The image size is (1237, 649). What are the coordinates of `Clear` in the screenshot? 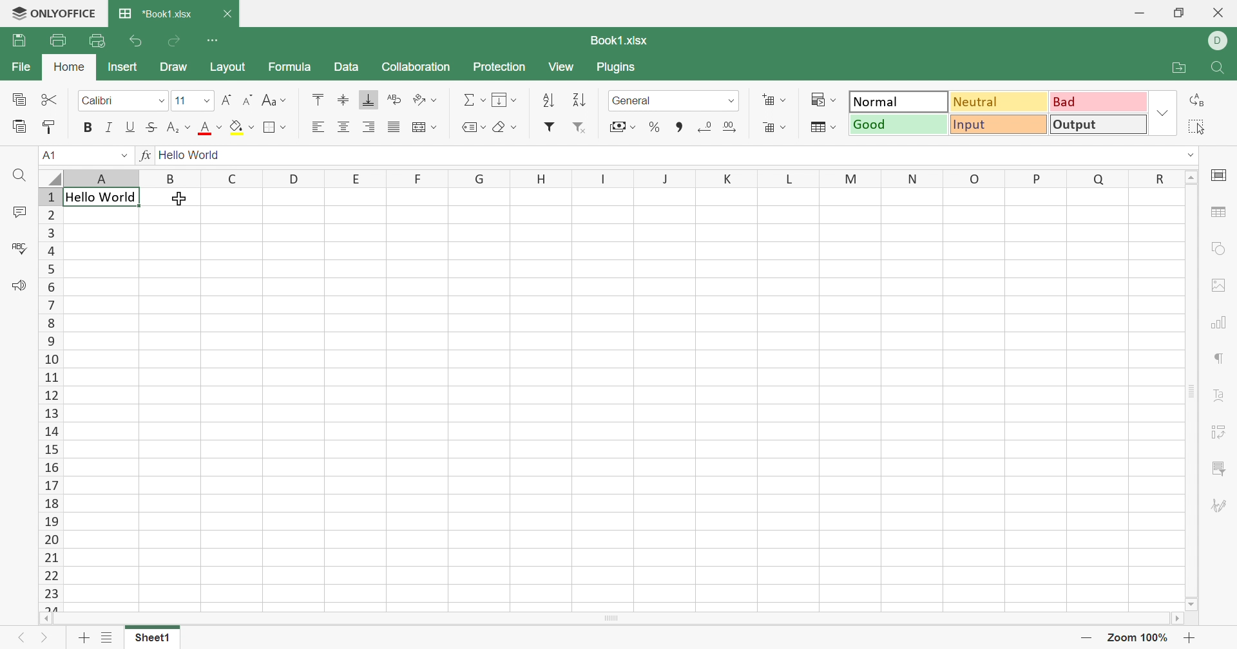 It's located at (507, 127).